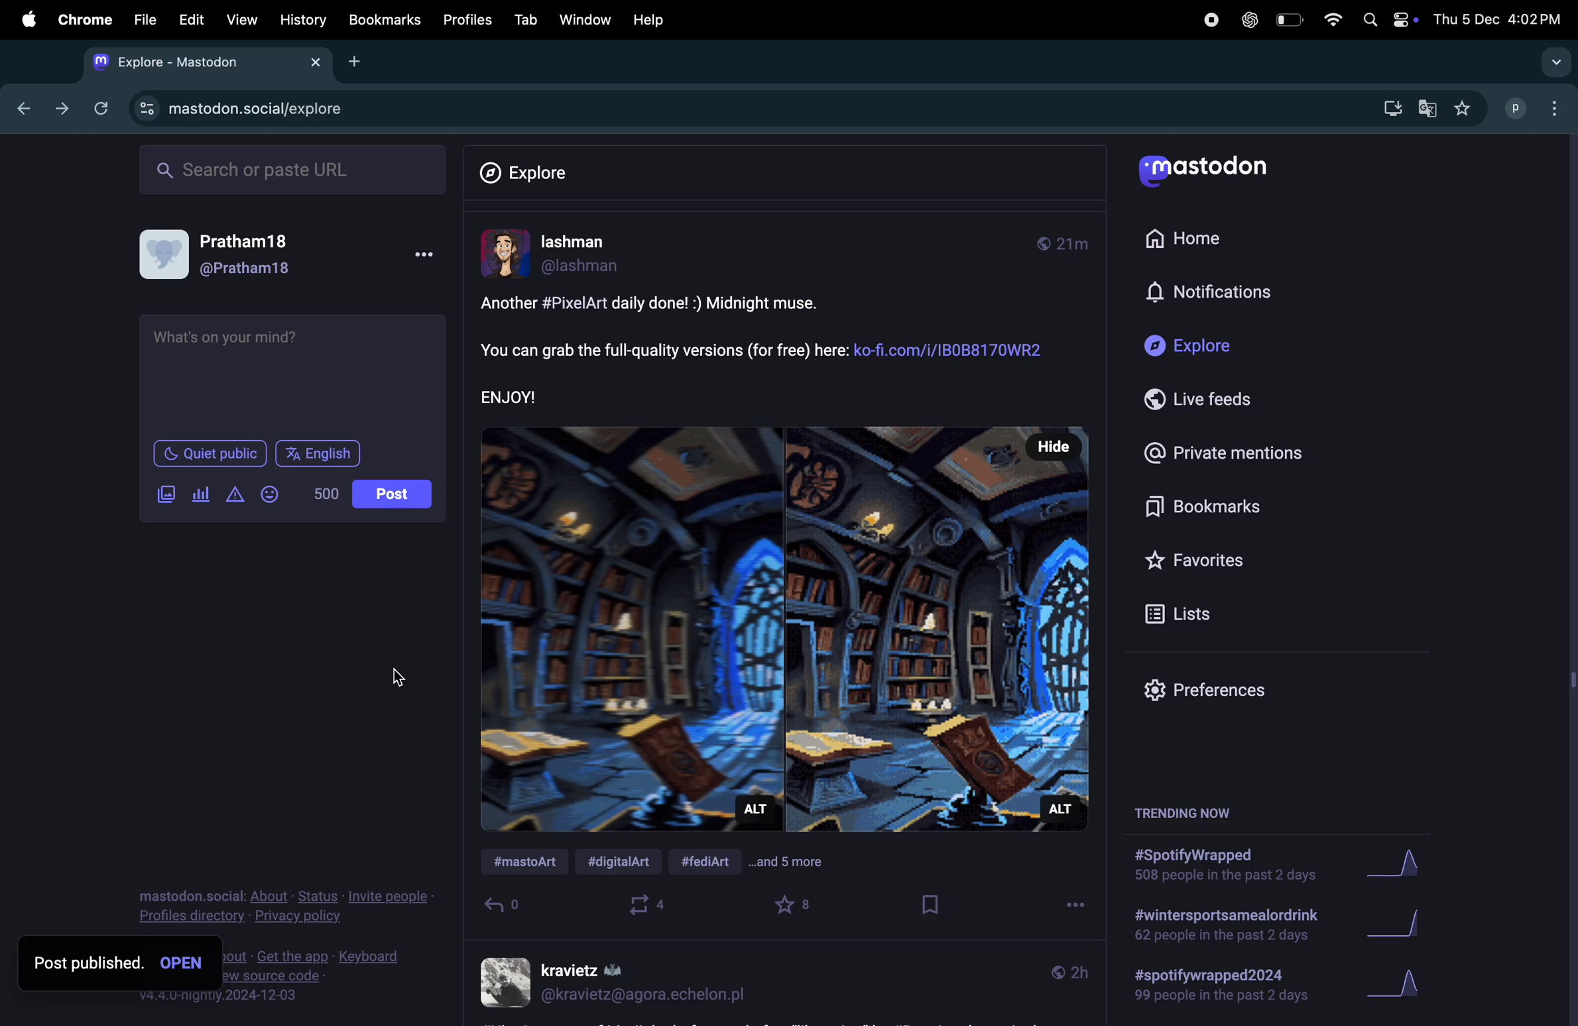 The height and width of the screenshot is (1026, 1578). Describe the element at coordinates (1060, 808) in the screenshot. I see `Alt description` at that location.